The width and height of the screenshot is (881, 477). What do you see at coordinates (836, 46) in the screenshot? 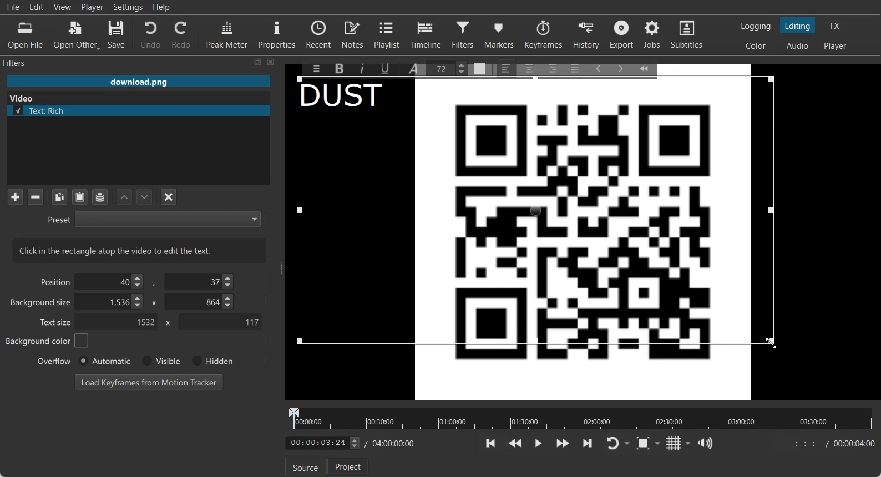
I see `Switching to the Player only layout` at bounding box center [836, 46].